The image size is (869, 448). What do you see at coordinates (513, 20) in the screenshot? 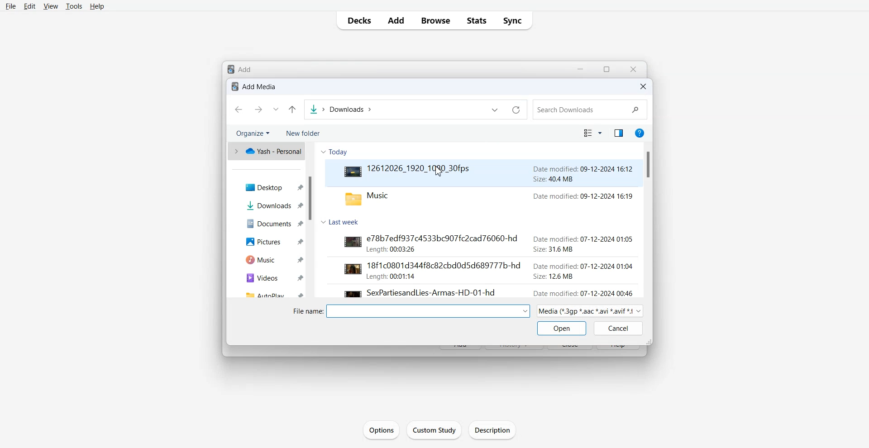
I see `Sync` at bounding box center [513, 20].